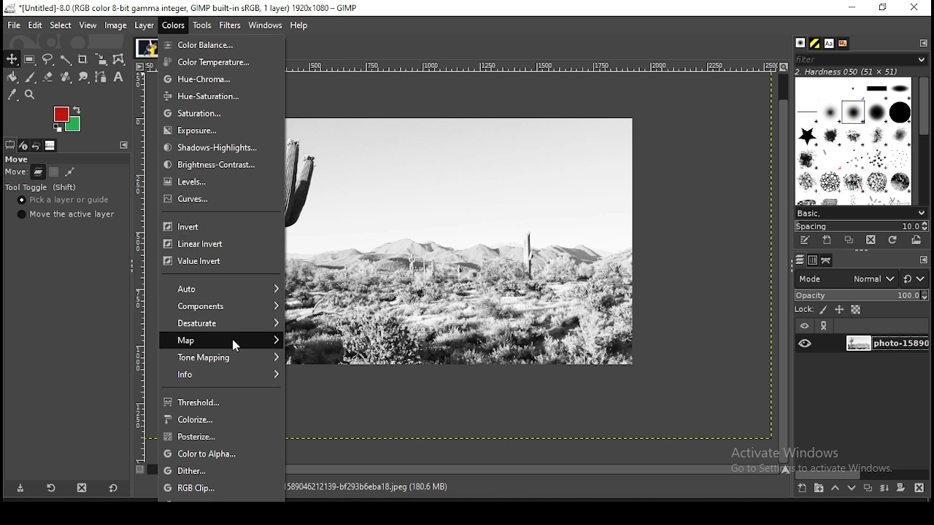 The width and height of the screenshot is (934, 525). What do you see at coordinates (112, 488) in the screenshot?
I see `reset to defaults` at bounding box center [112, 488].